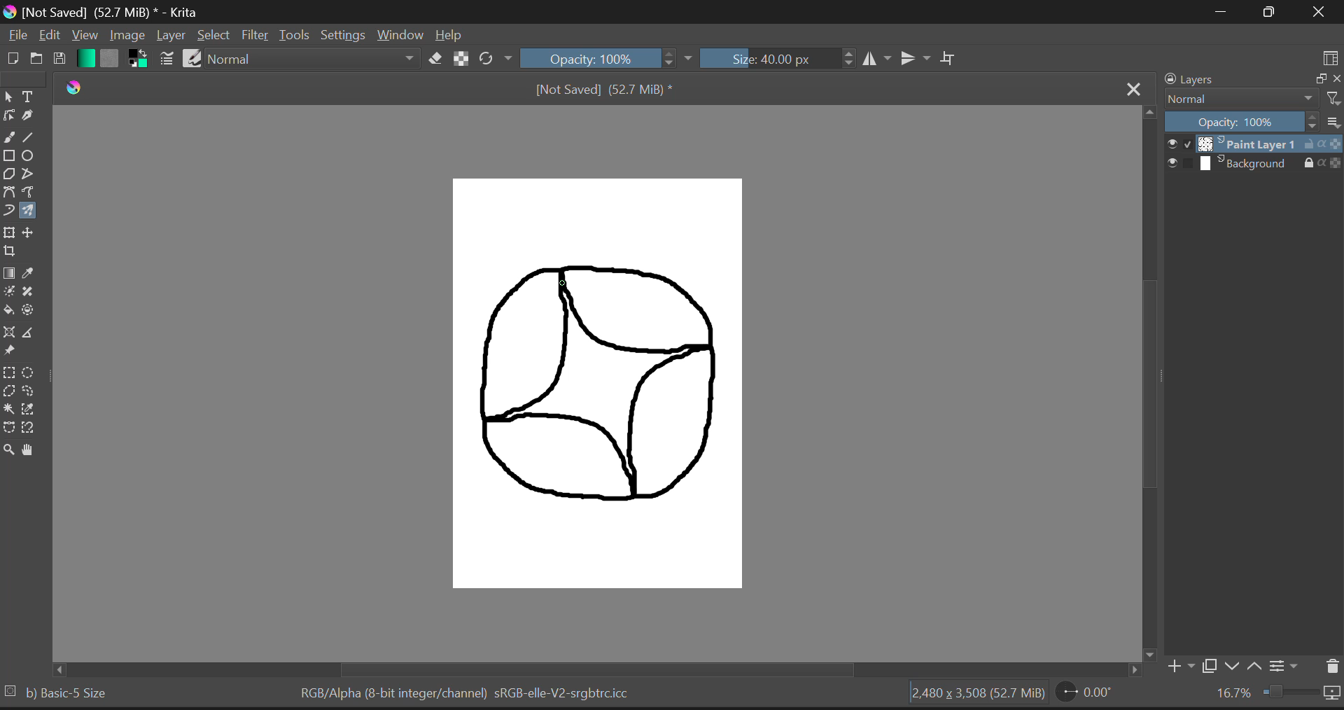 This screenshot has width=1344, height=710. Describe the element at coordinates (9, 452) in the screenshot. I see `Zoom` at that location.